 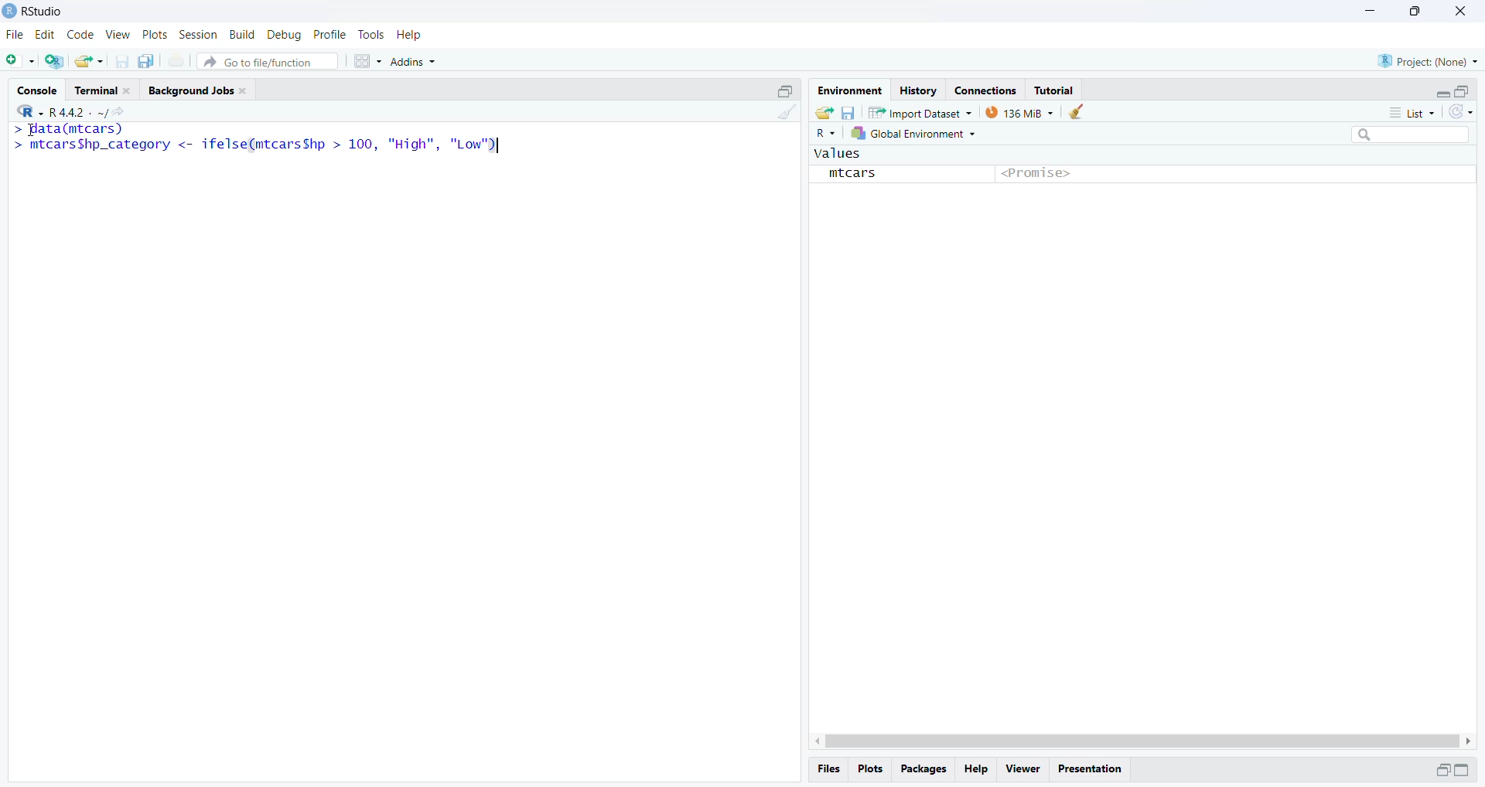 What do you see at coordinates (1019, 112) in the screenshot?
I see `135 MiB` at bounding box center [1019, 112].